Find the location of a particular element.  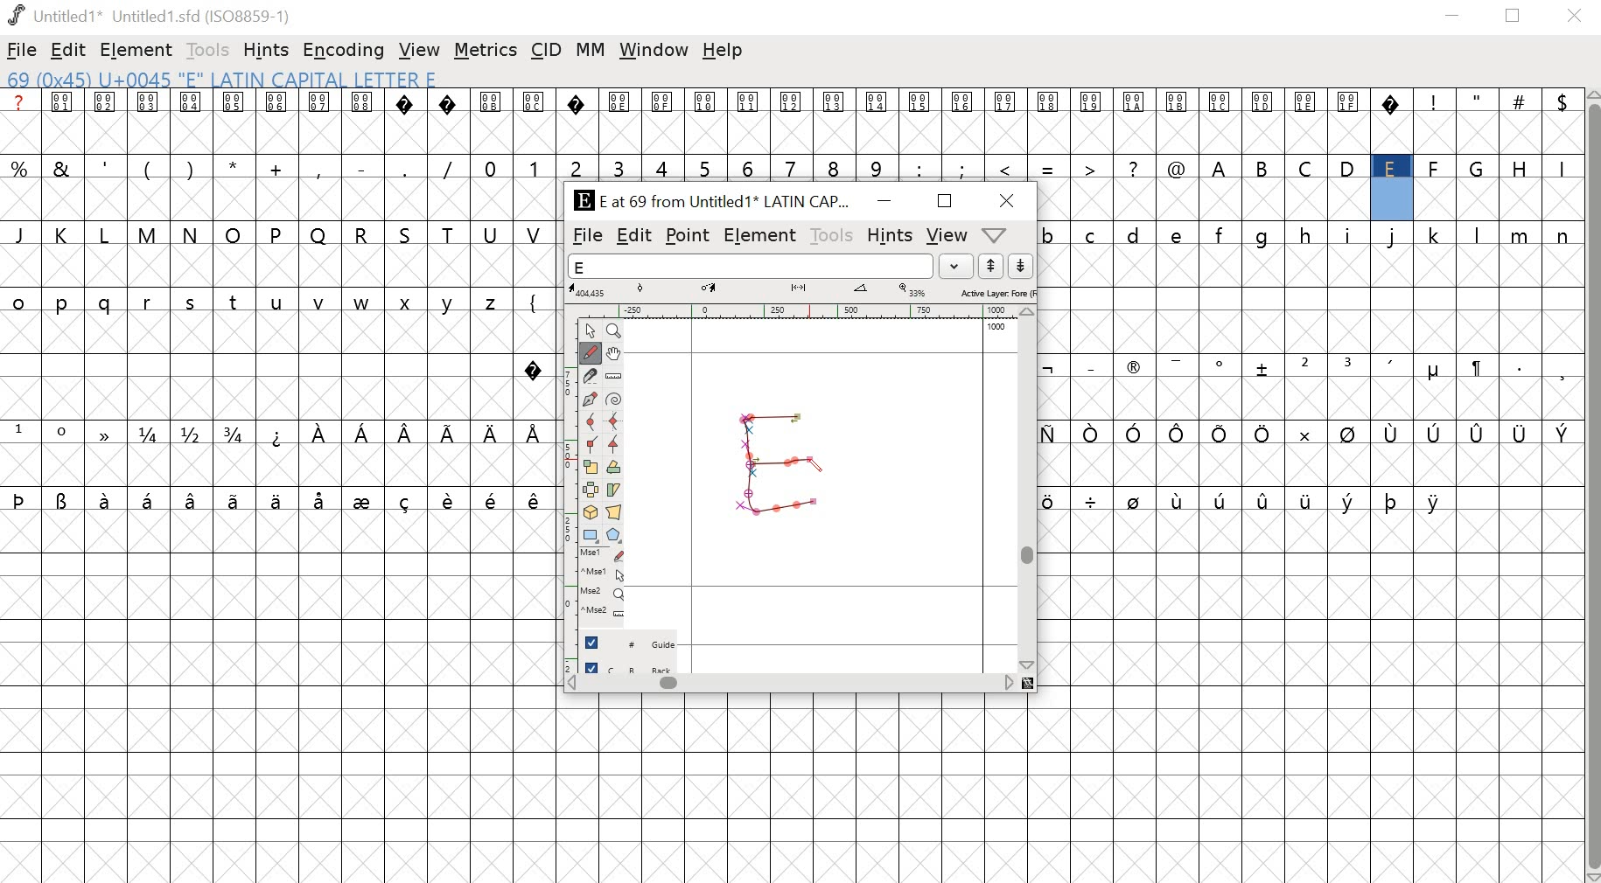

Rotate is located at coordinates (615, 468).